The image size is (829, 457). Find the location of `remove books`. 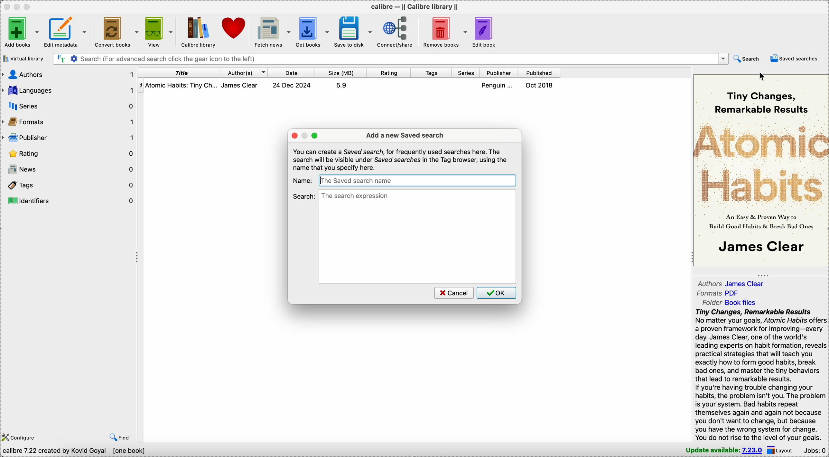

remove books is located at coordinates (446, 31).